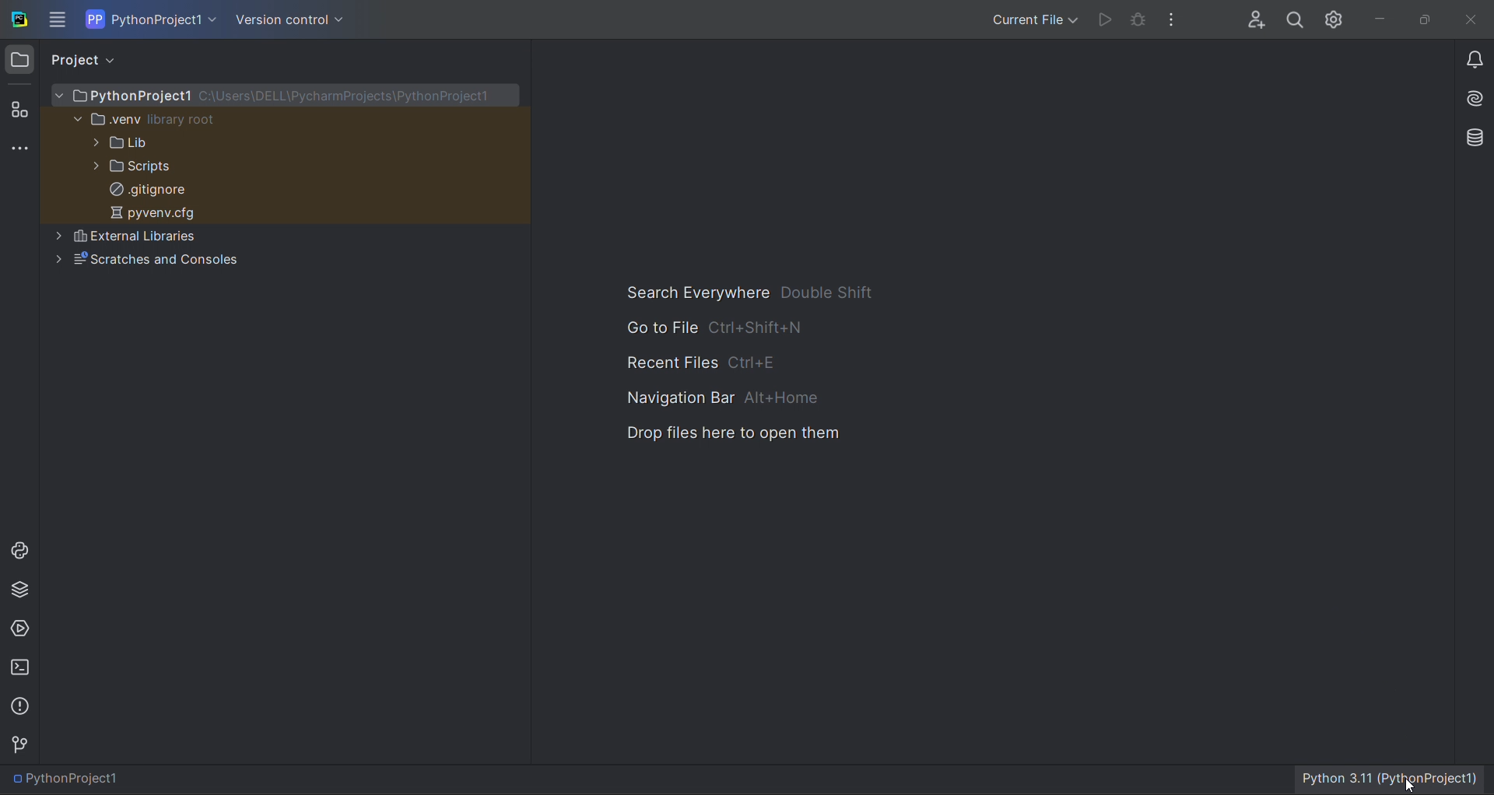 The height and width of the screenshot is (795, 1494). Describe the element at coordinates (293, 21) in the screenshot. I see `version control` at that location.